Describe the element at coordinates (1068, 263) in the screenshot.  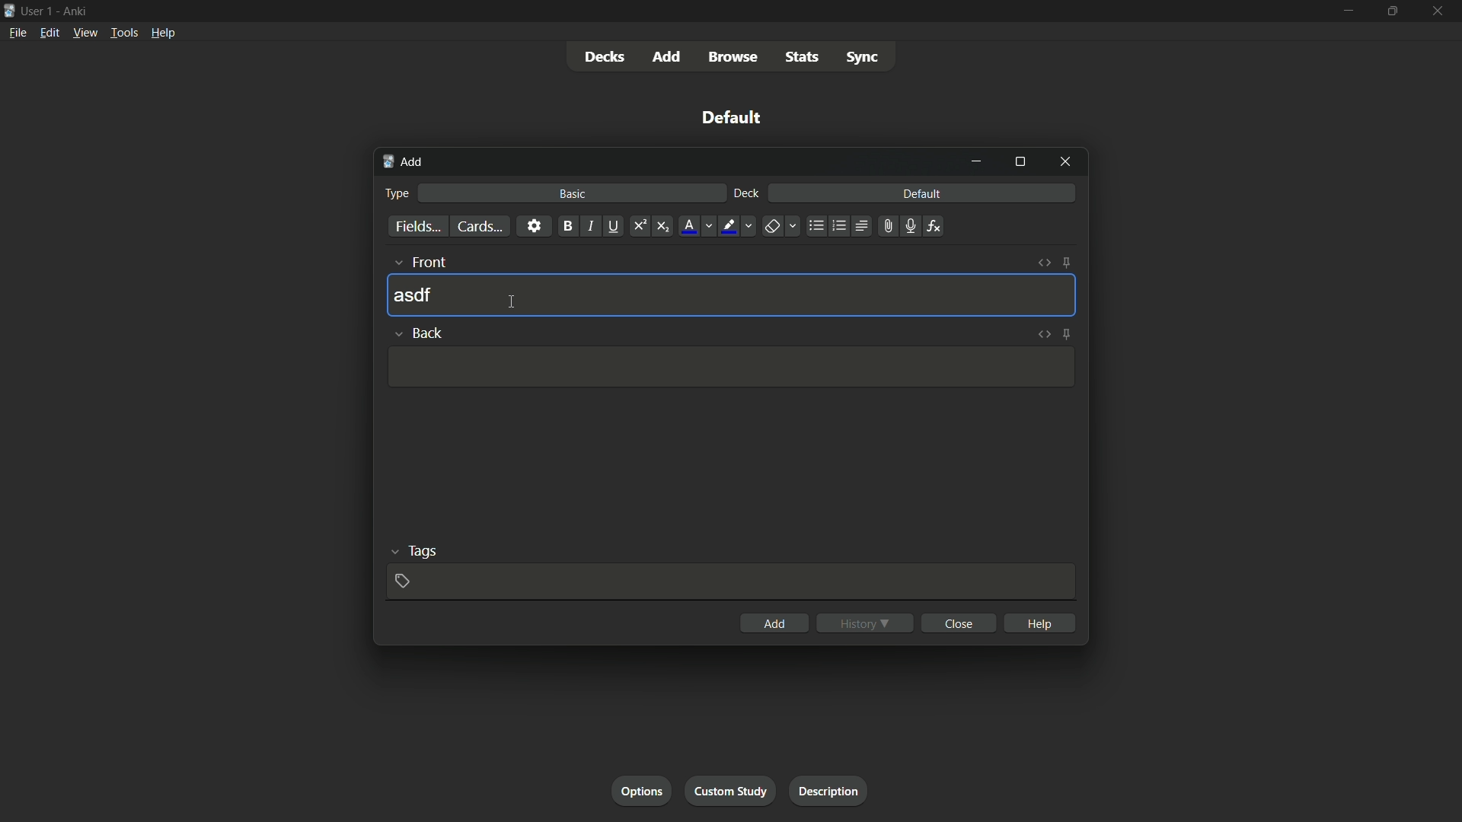
I see `toggle sticky` at that location.